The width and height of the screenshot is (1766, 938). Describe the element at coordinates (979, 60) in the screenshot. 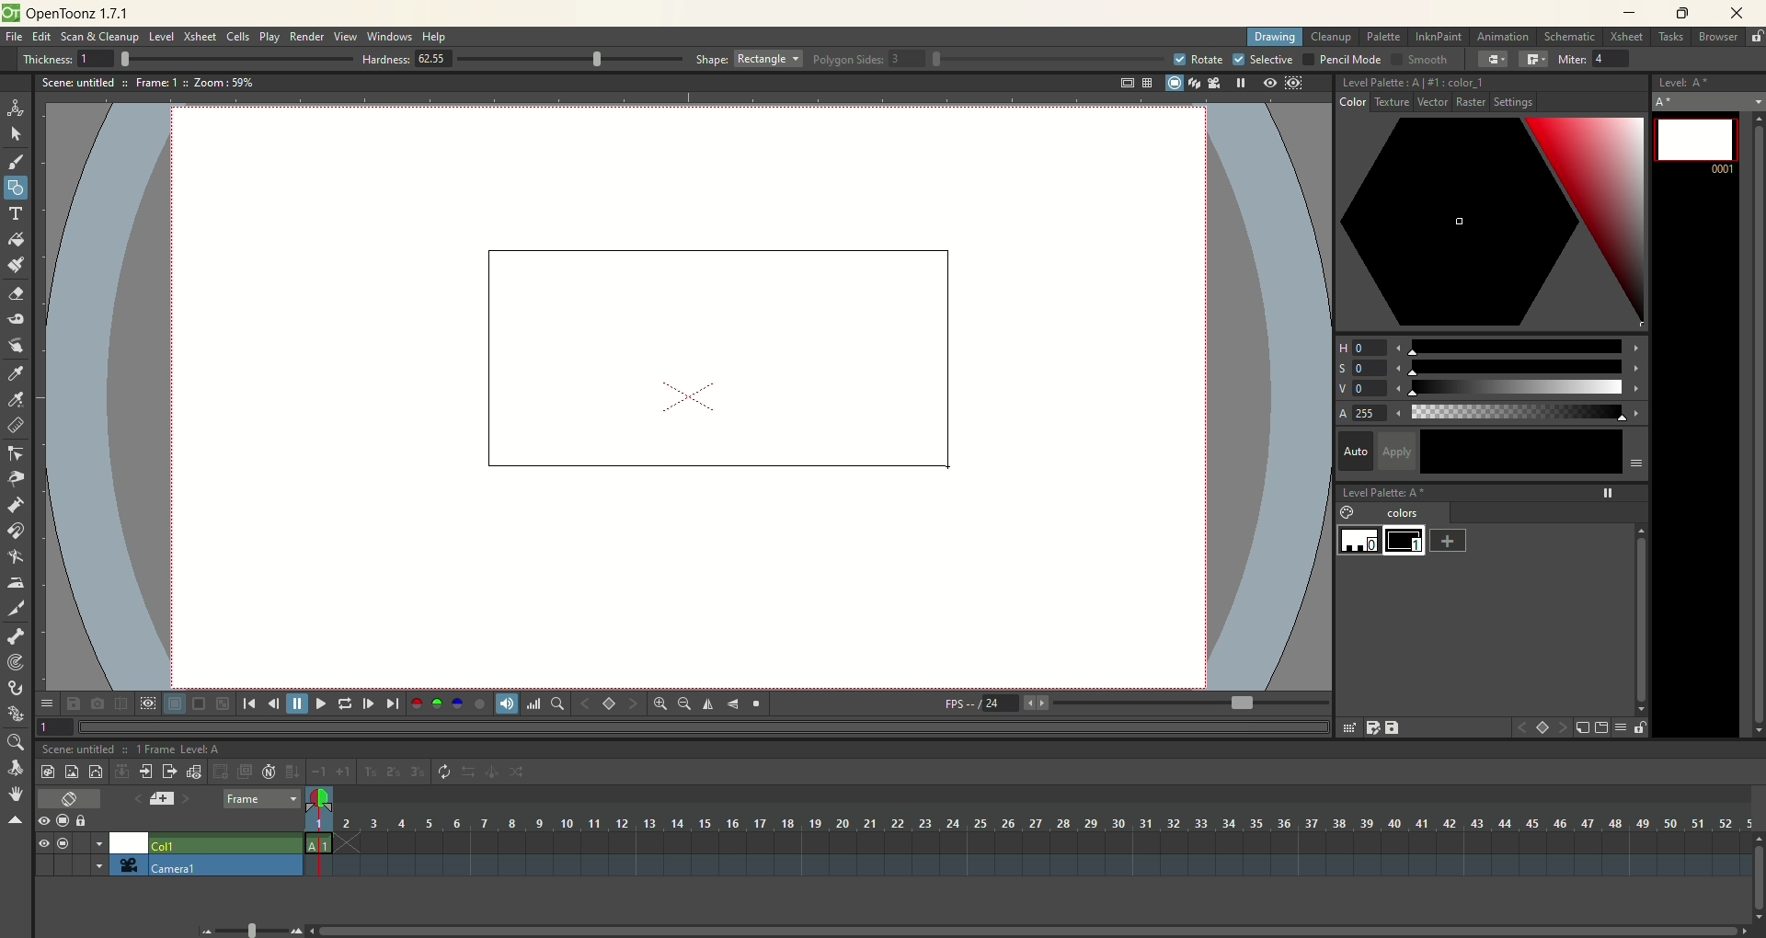

I see `Polygon sides 3` at that location.